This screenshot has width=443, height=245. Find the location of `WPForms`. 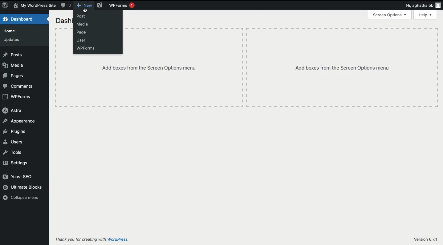

WPForms is located at coordinates (17, 97).